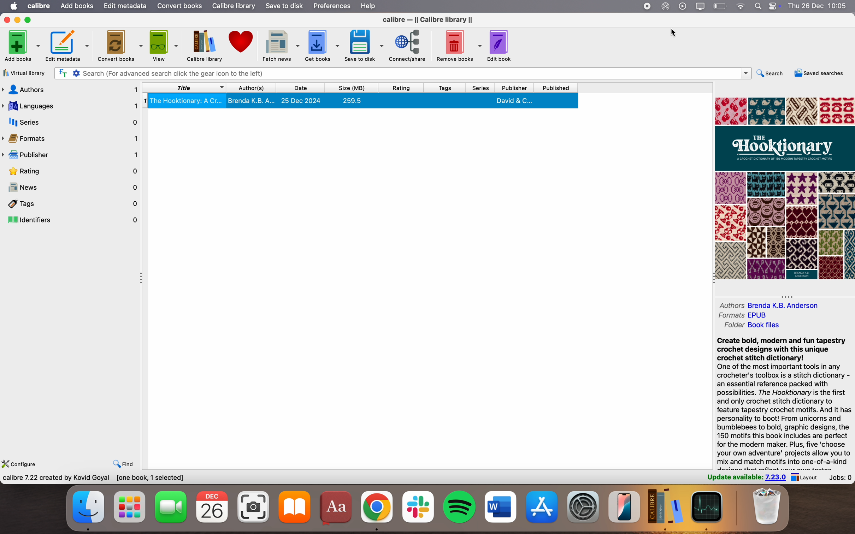  Describe the element at coordinates (295, 507) in the screenshot. I see `iBooks` at that location.